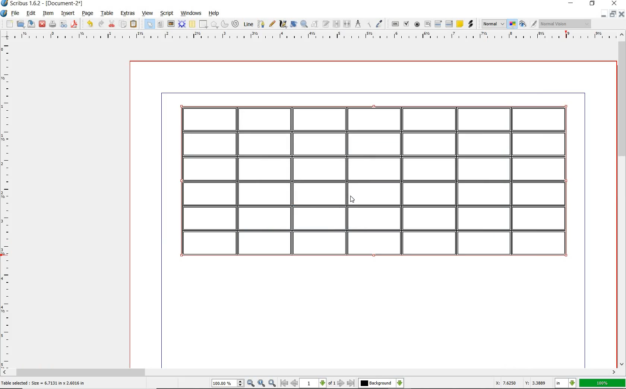 This screenshot has width=626, height=389. Describe the element at coordinates (592, 4) in the screenshot. I see `restore` at that location.